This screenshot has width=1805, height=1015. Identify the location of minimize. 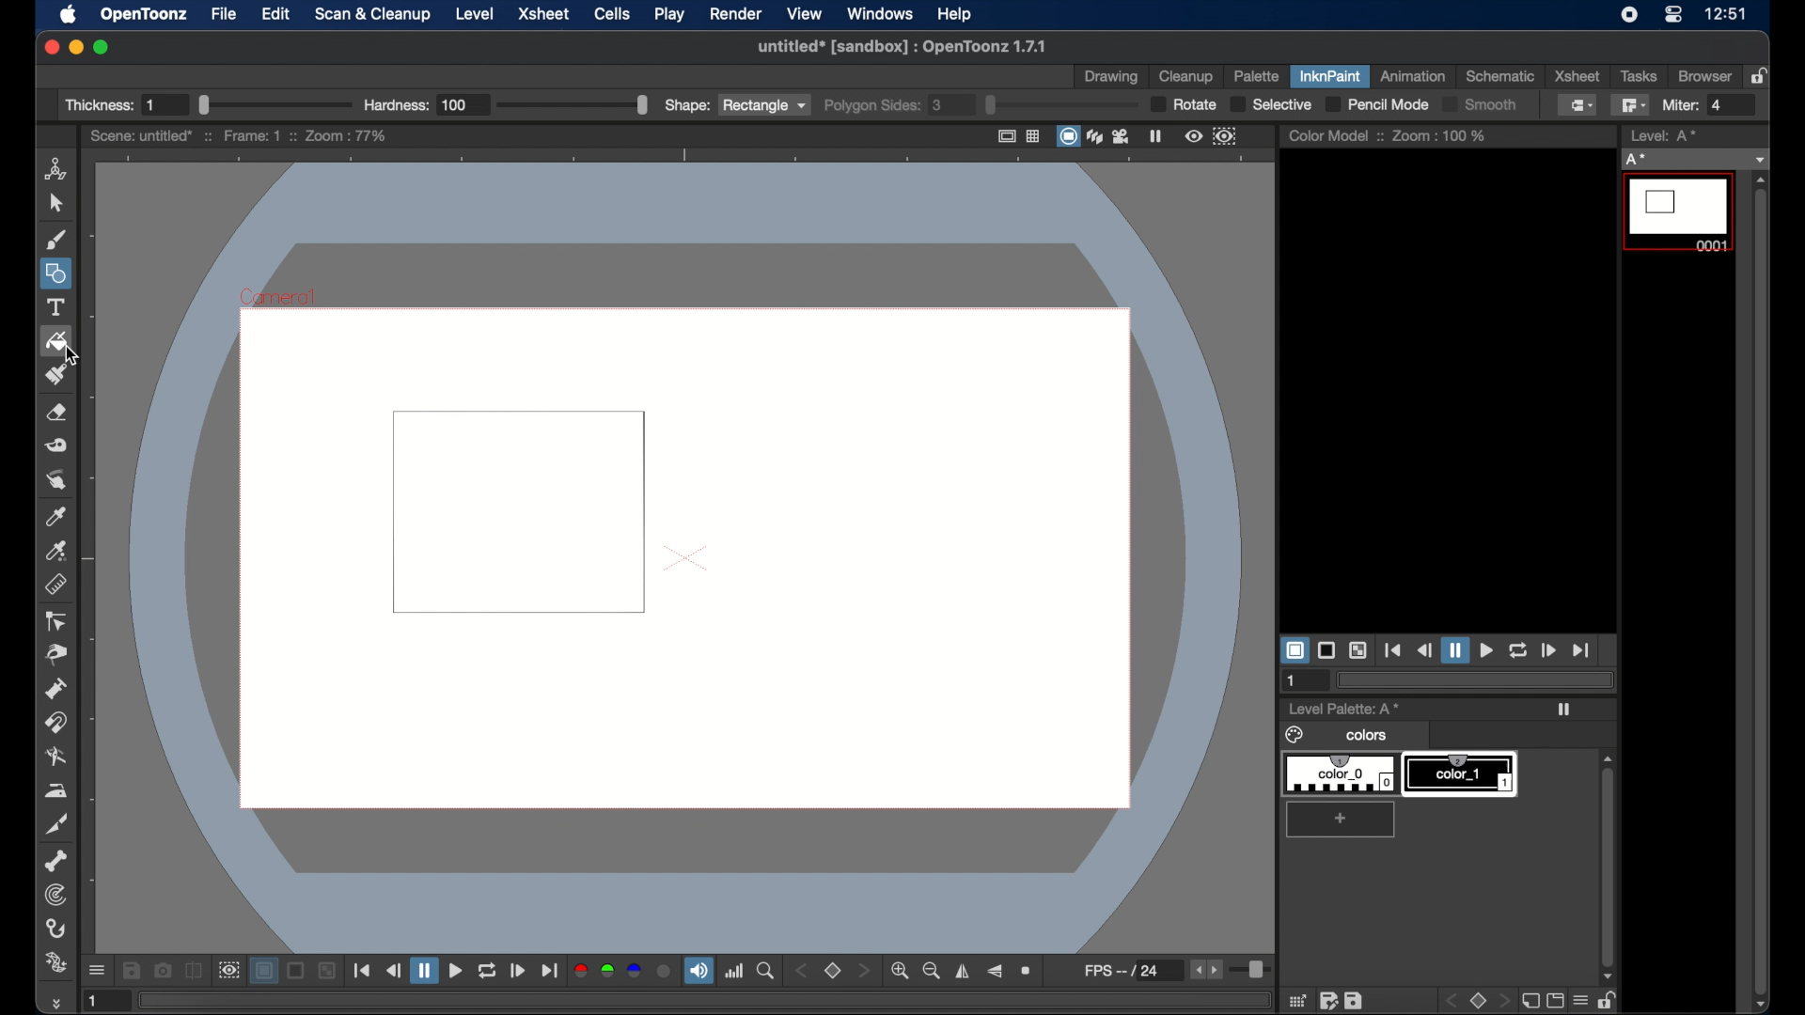
(75, 47).